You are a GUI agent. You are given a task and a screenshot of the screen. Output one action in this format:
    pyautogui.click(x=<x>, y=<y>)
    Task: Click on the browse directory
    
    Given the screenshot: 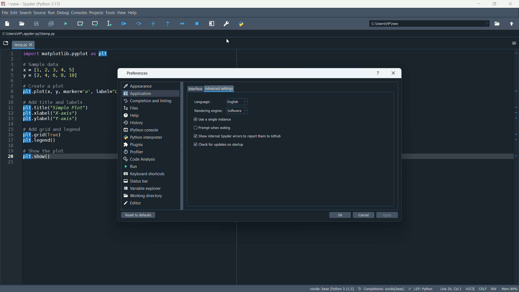 What is the action you would take?
    pyautogui.click(x=497, y=24)
    